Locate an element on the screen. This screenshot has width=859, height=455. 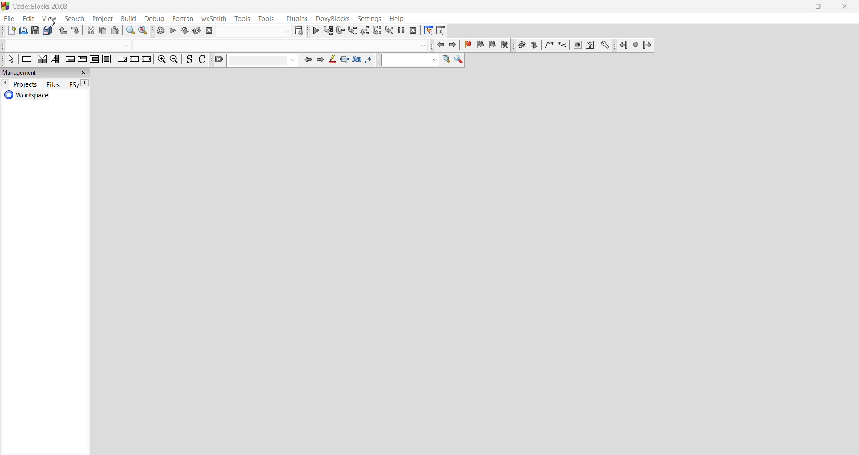
continue instruction is located at coordinates (135, 60).